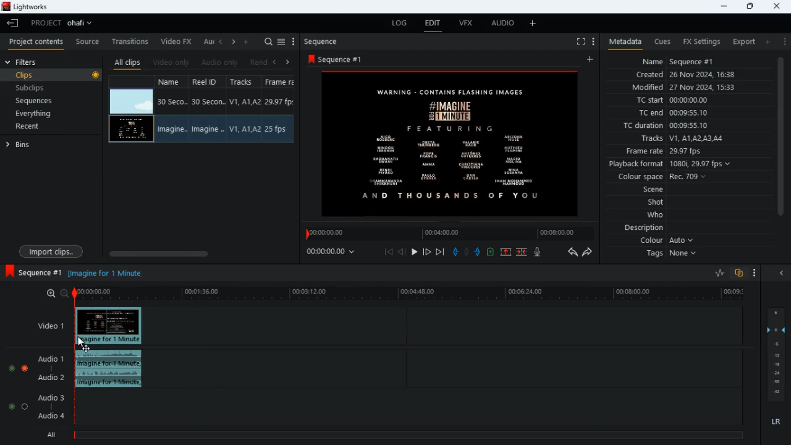 The height and width of the screenshot is (445, 791). I want to click on toggle, so click(24, 406).